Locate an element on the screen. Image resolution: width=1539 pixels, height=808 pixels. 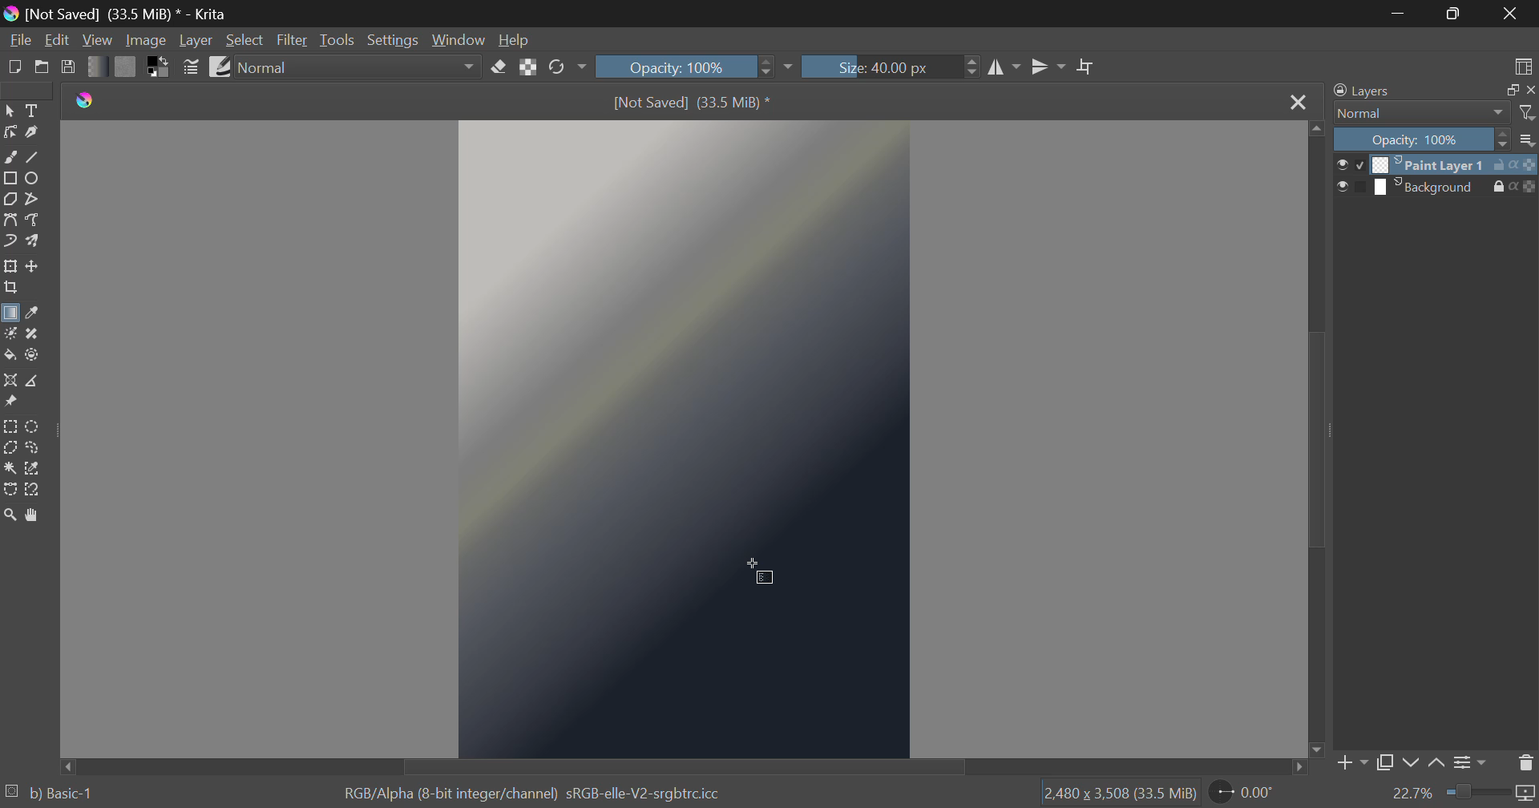
Circular Selection is located at coordinates (34, 426).